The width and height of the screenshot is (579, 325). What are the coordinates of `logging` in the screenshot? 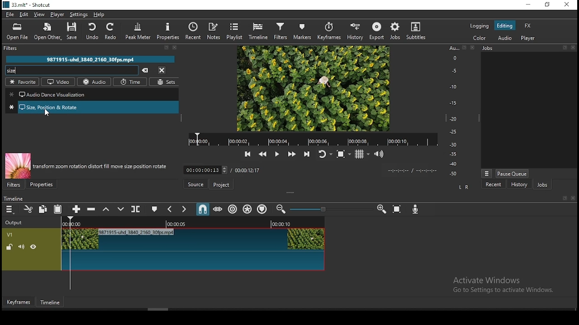 It's located at (479, 26).